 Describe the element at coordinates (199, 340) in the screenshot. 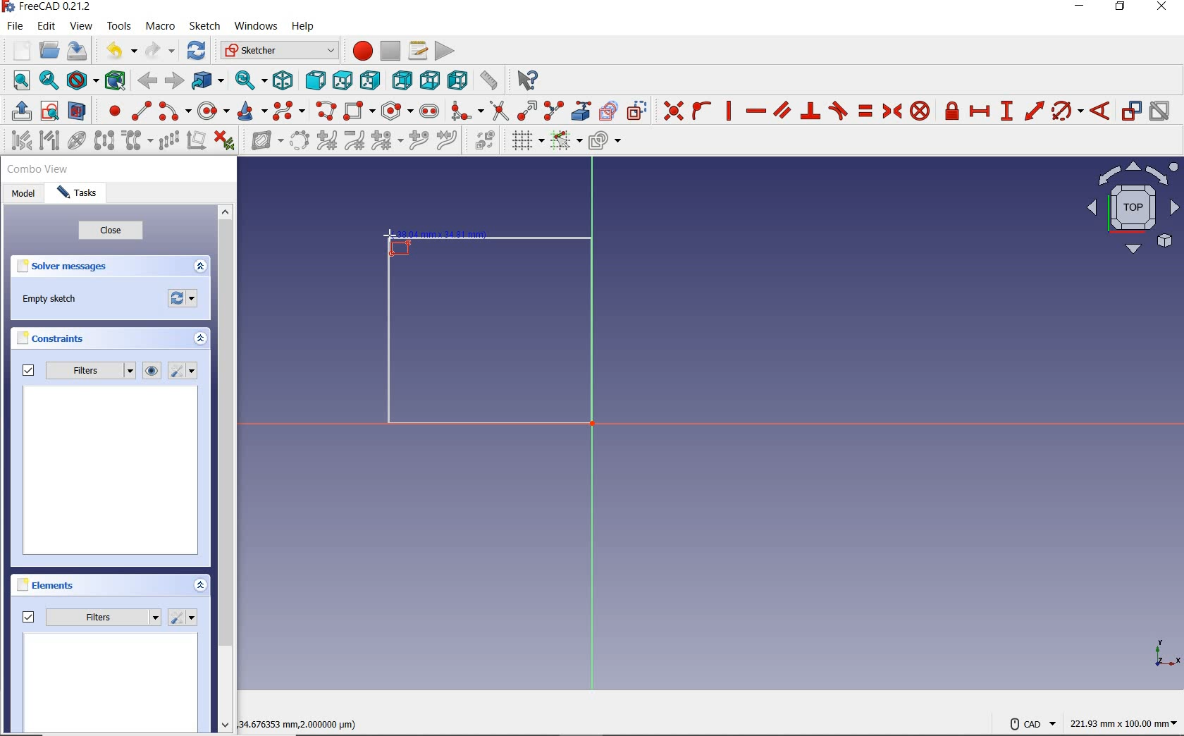

I see `expand` at that location.